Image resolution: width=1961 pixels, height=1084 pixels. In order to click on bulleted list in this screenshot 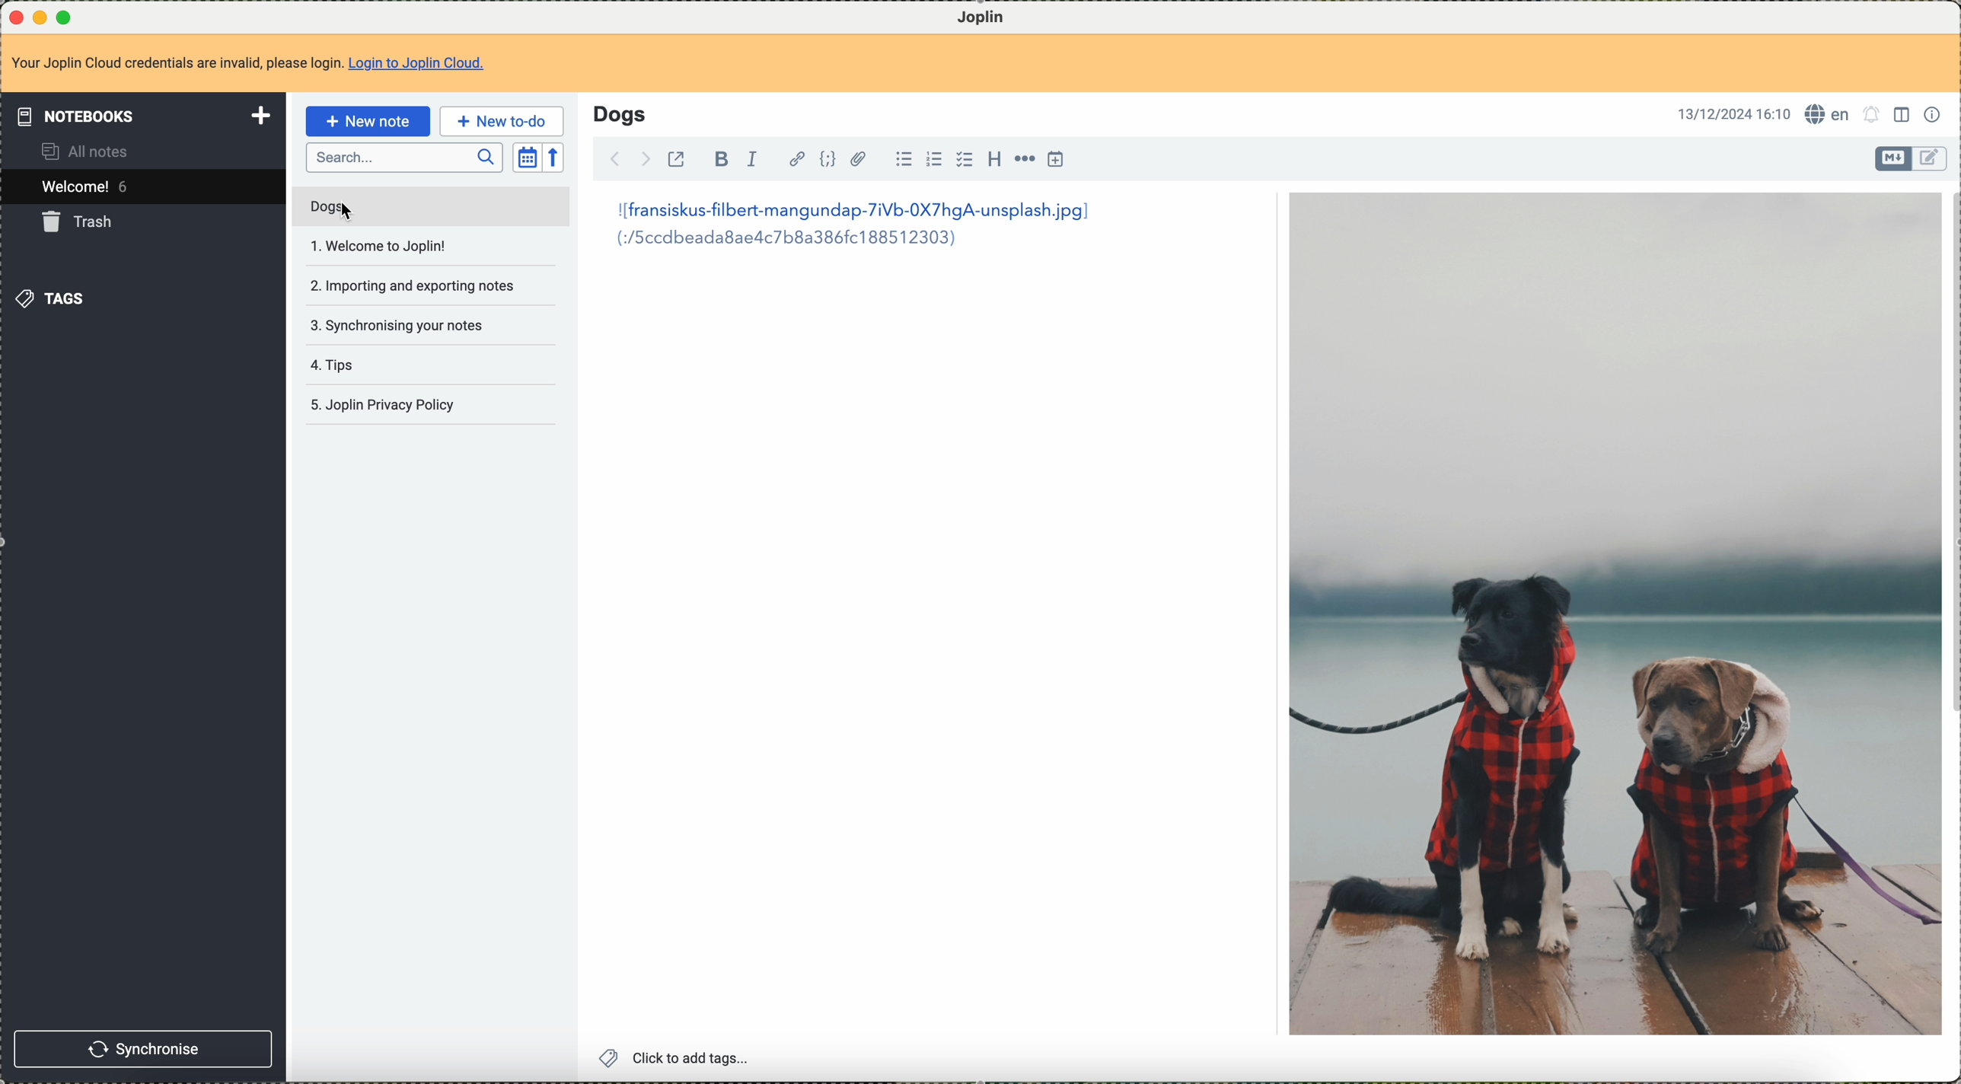, I will do `click(902, 161)`.